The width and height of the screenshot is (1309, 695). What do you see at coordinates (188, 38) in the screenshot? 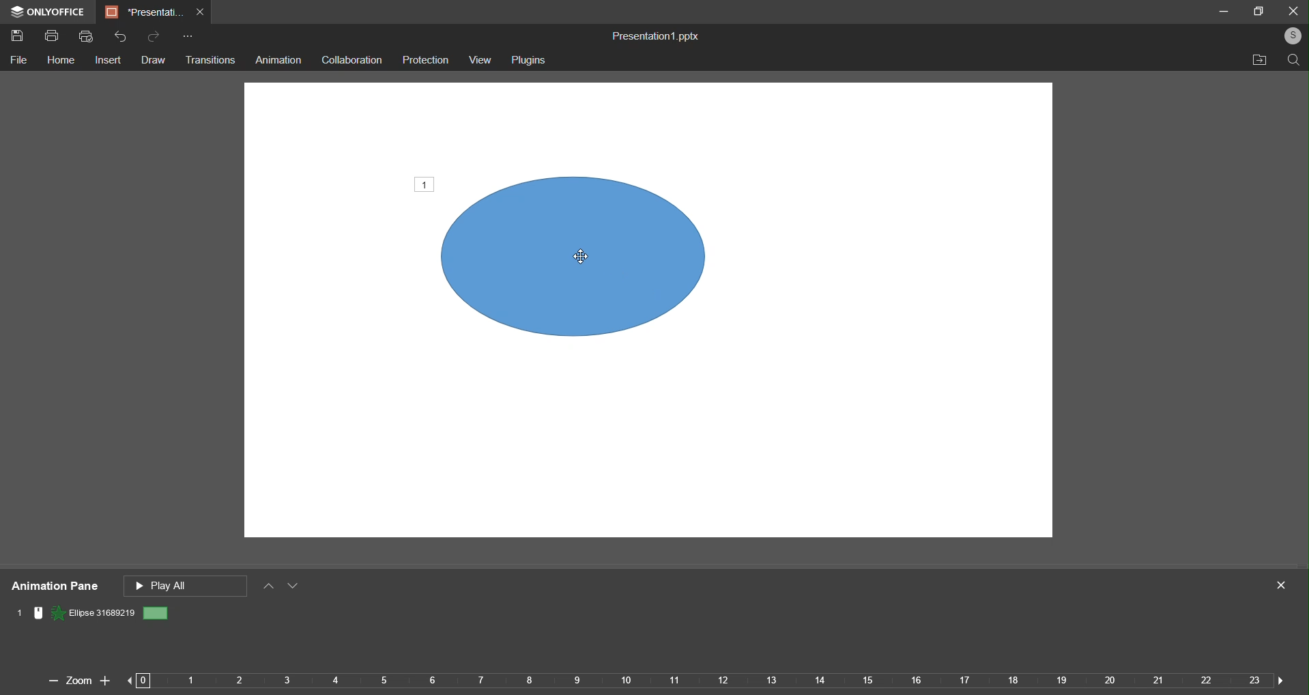
I see `Customize Quick Access` at bounding box center [188, 38].